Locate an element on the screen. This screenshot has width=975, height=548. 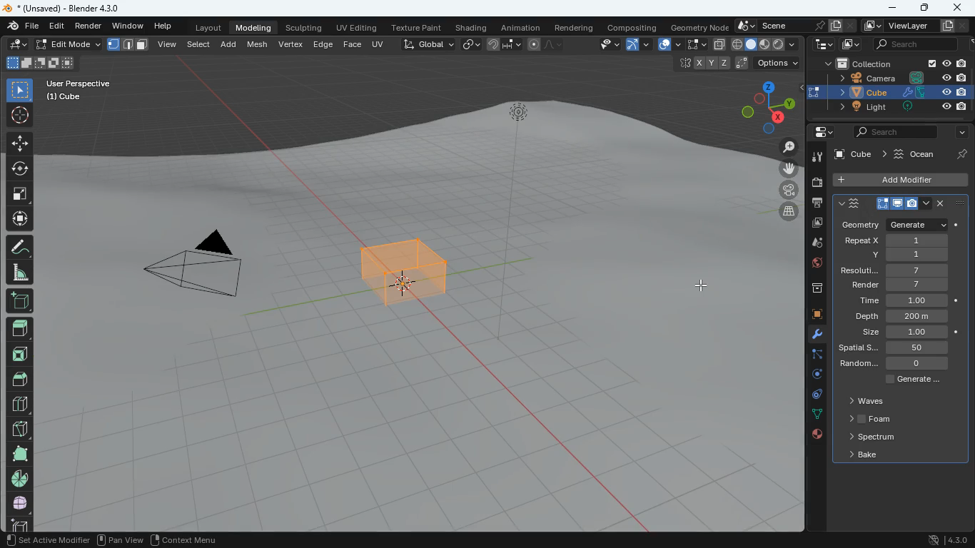
image is located at coordinates (812, 225).